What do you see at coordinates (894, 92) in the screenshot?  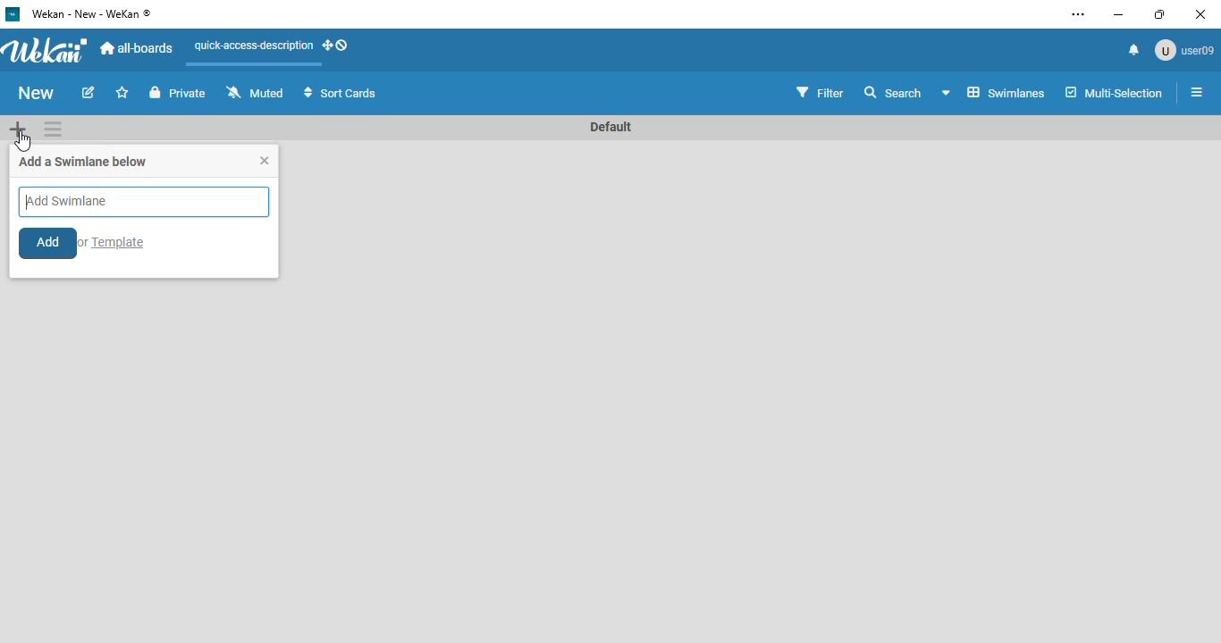 I see `search` at bounding box center [894, 92].